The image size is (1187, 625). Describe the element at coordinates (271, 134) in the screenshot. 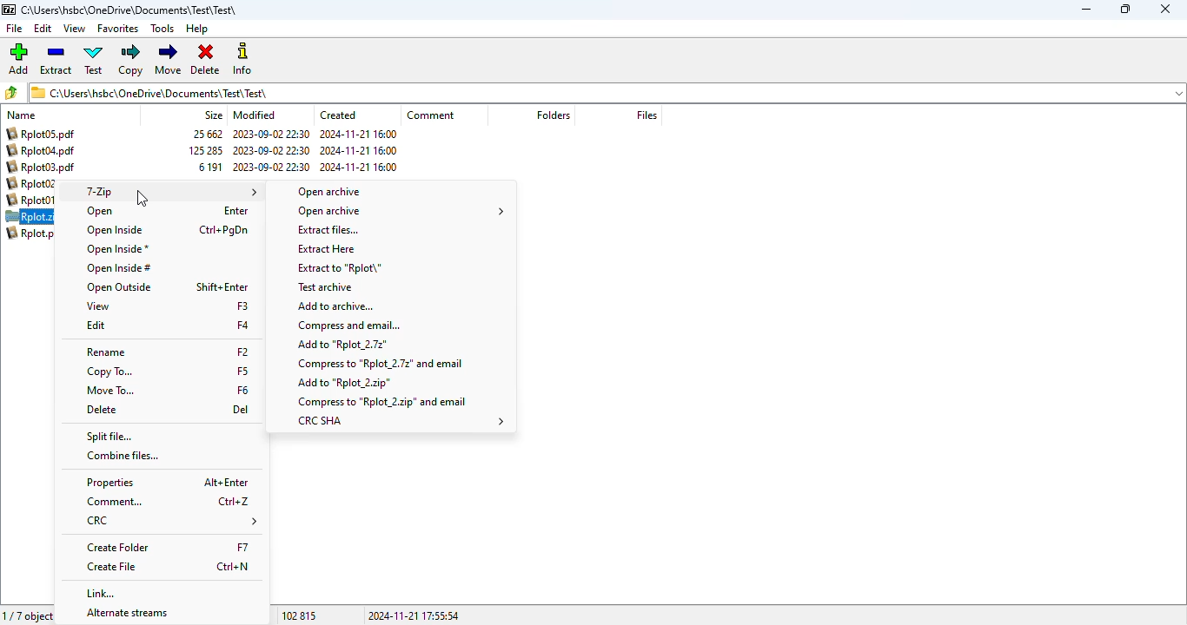

I see `2023-09-02 22:30` at that location.